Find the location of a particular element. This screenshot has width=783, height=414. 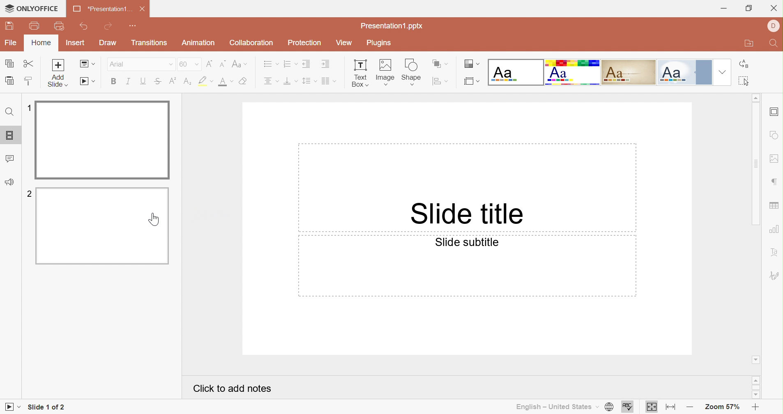

Home is located at coordinates (40, 43).